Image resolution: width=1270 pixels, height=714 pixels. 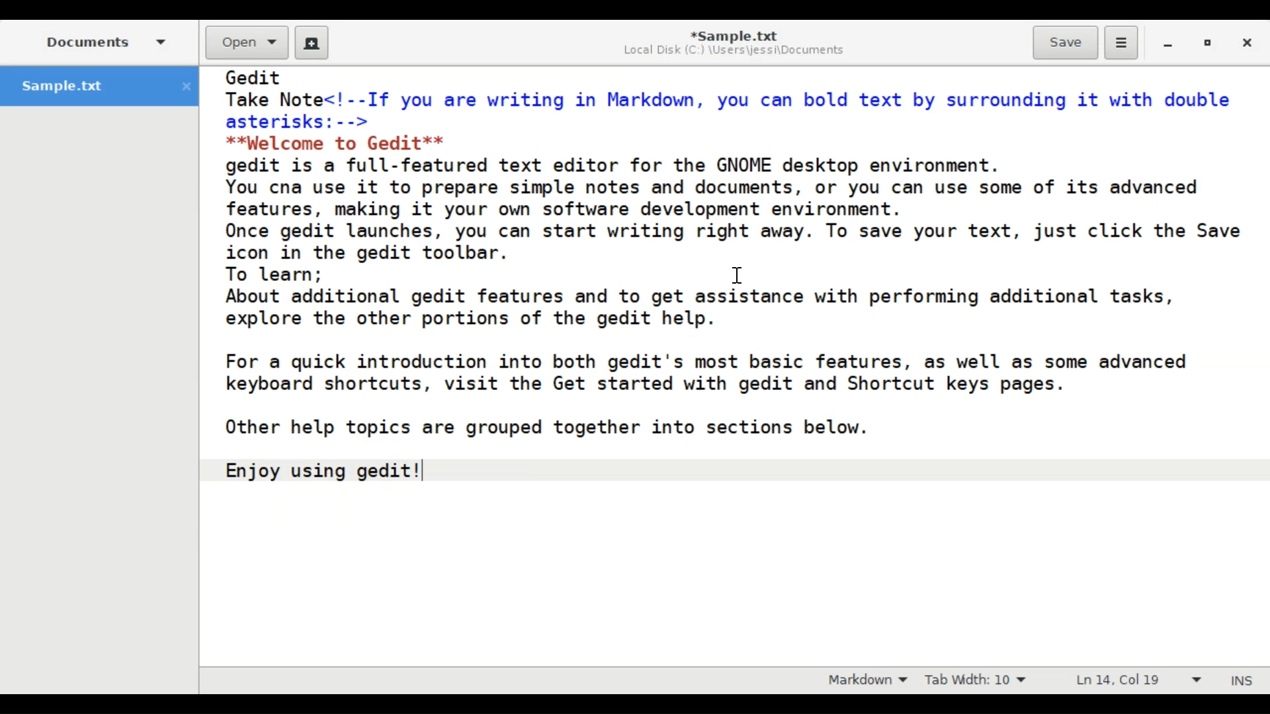 What do you see at coordinates (736, 36) in the screenshot?
I see `Sample.txt` at bounding box center [736, 36].